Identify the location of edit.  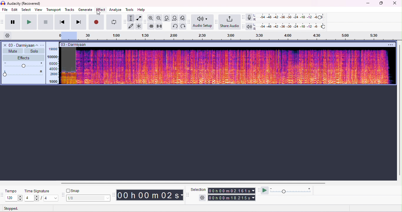
(15, 10).